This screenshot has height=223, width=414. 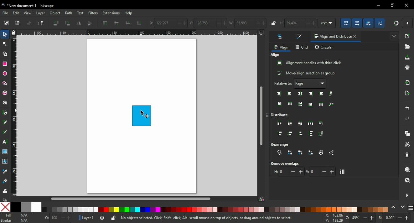 What do you see at coordinates (332, 93) in the screenshot?
I see `align text anchors vertically` at bounding box center [332, 93].